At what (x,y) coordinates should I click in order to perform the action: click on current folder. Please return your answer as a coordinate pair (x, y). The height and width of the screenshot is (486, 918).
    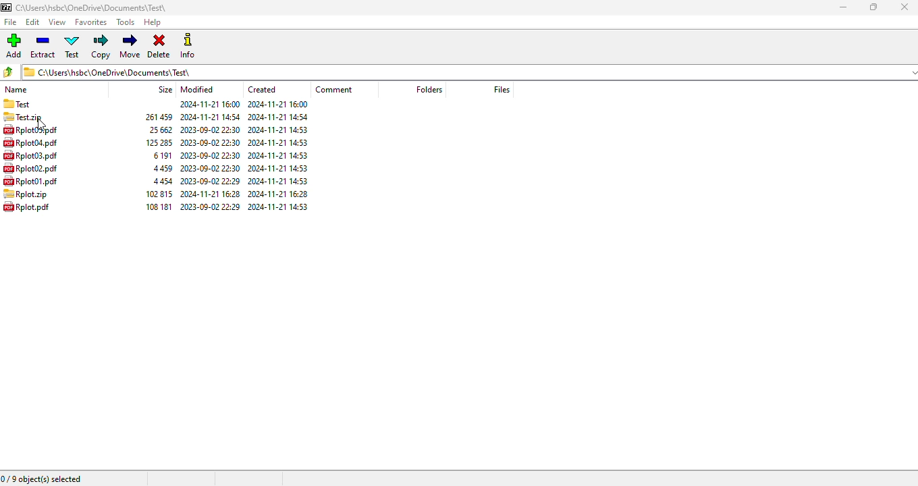
    Looking at the image, I should click on (468, 72).